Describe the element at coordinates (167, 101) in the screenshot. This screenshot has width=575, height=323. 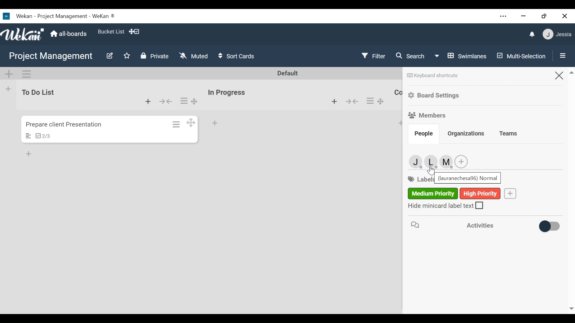
I see `Collapse` at that location.